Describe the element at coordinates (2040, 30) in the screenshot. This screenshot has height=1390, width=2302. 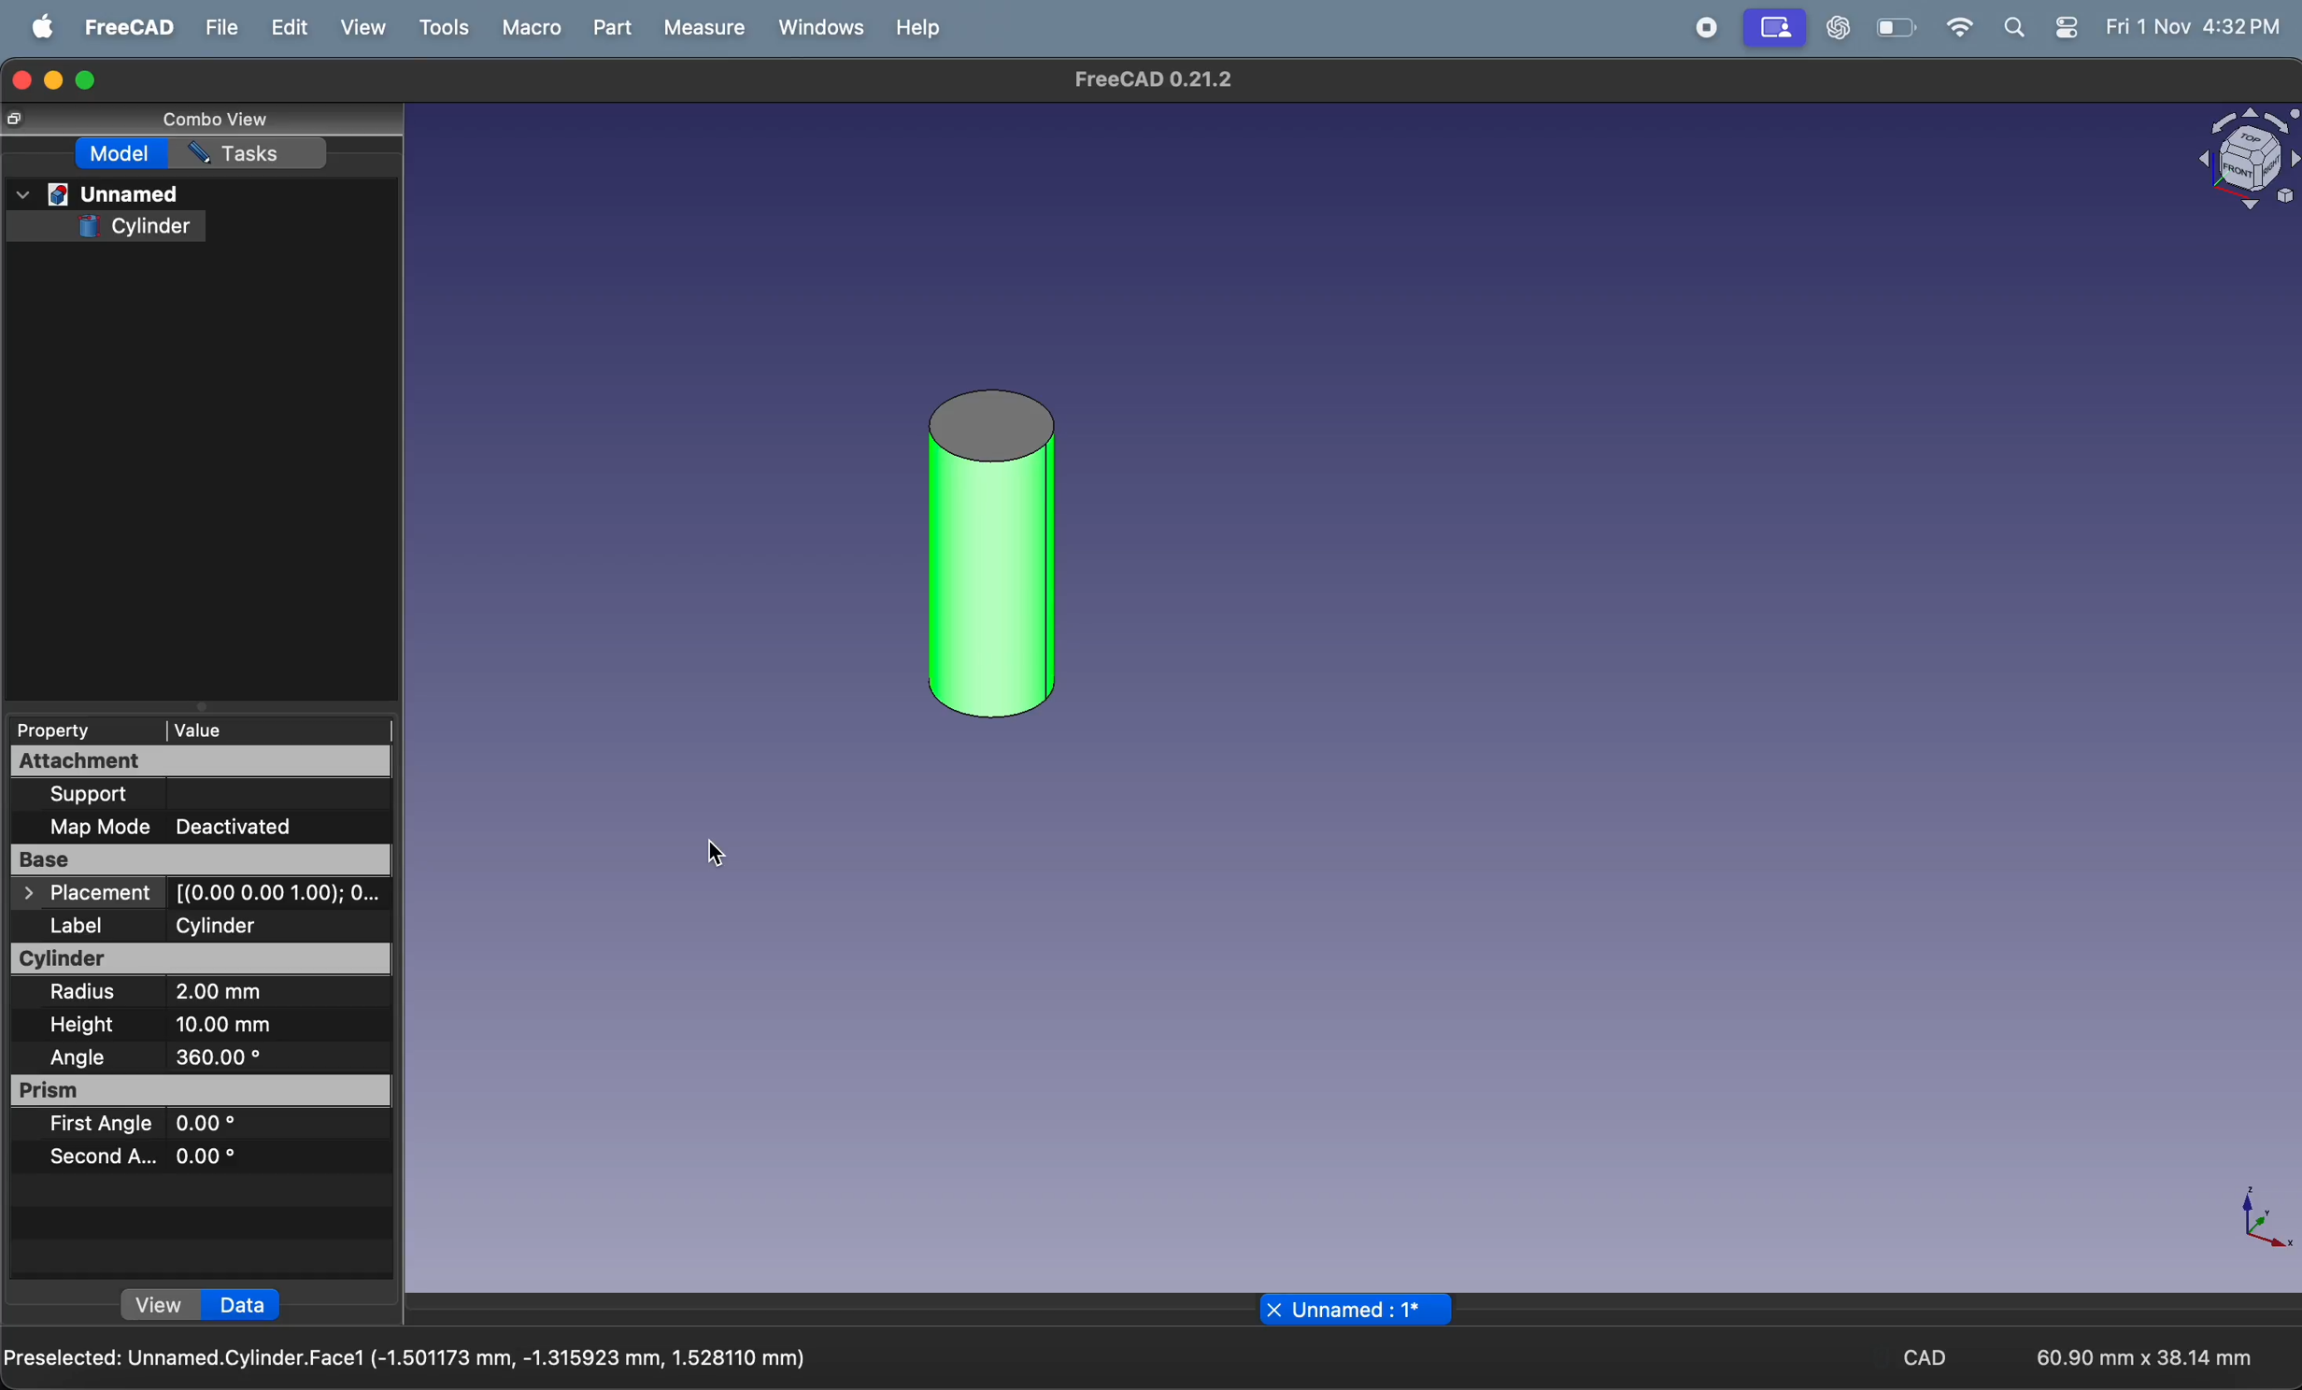
I see `apple widgets` at that location.